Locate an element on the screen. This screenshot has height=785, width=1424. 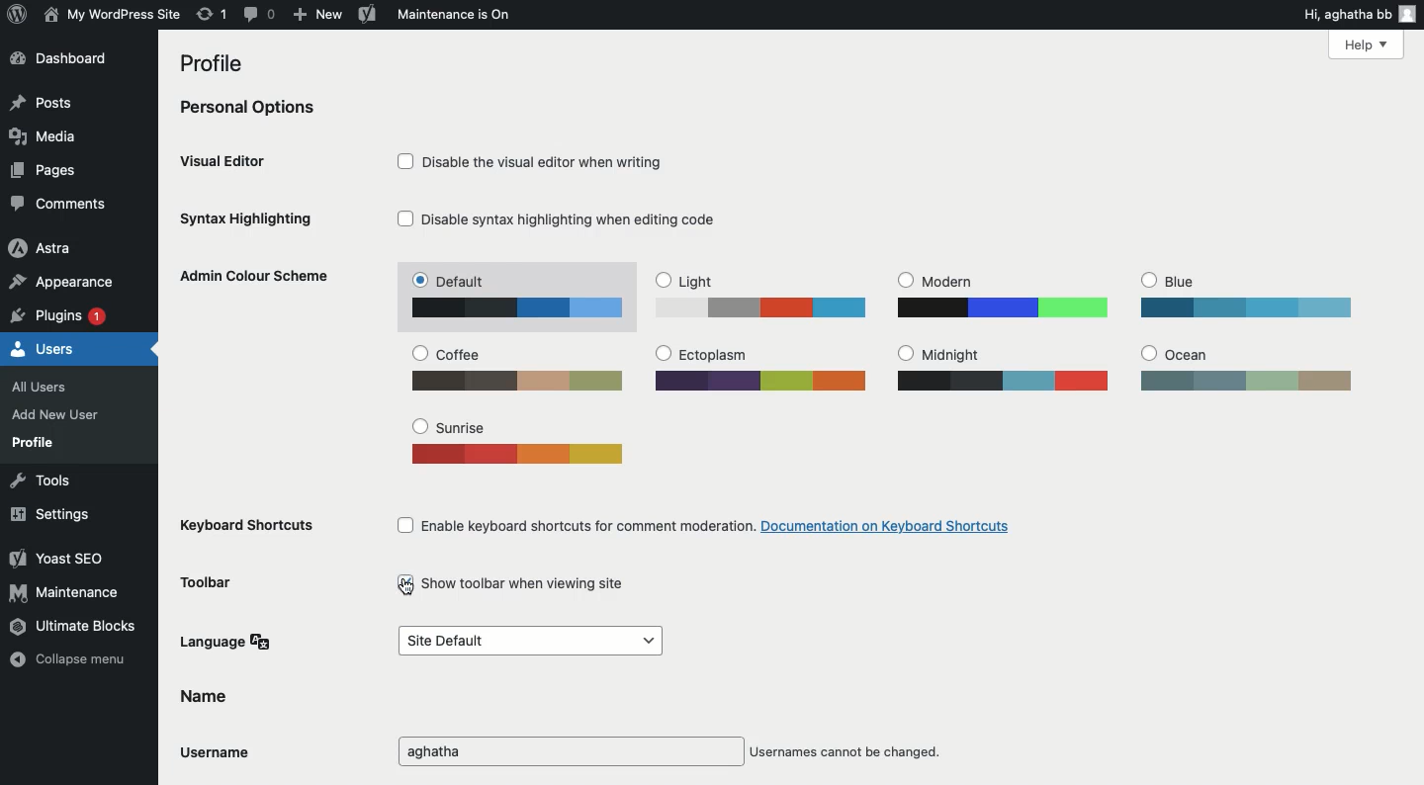
Blue is located at coordinates (1248, 295).